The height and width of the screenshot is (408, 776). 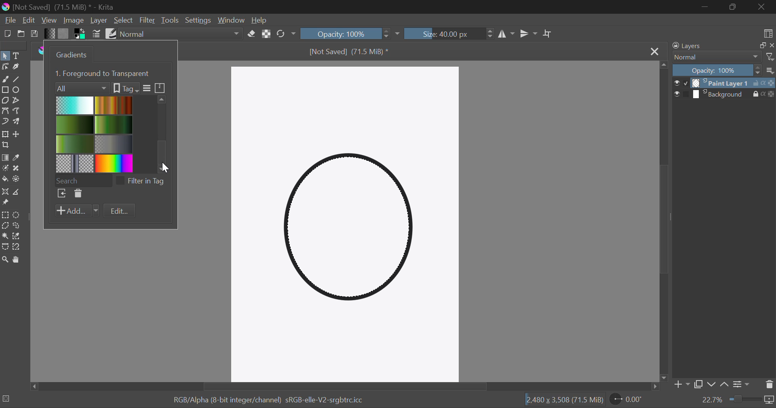 What do you see at coordinates (74, 21) in the screenshot?
I see `Image` at bounding box center [74, 21].